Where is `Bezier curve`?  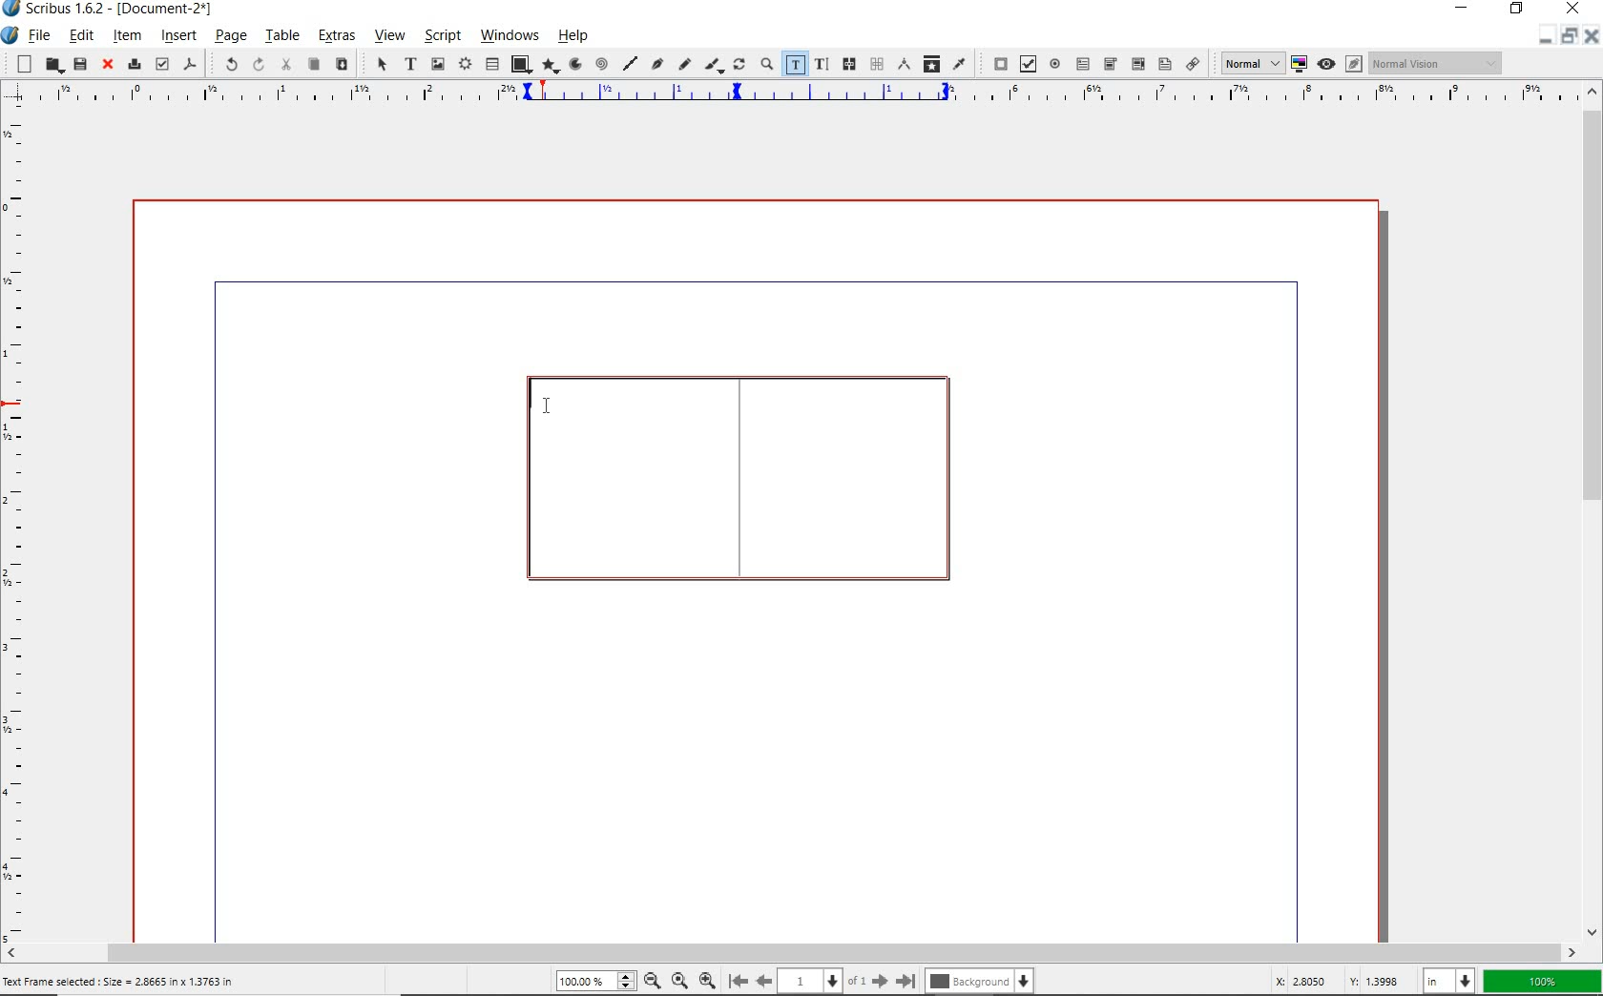
Bezier curve is located at coordinates (657, 63).